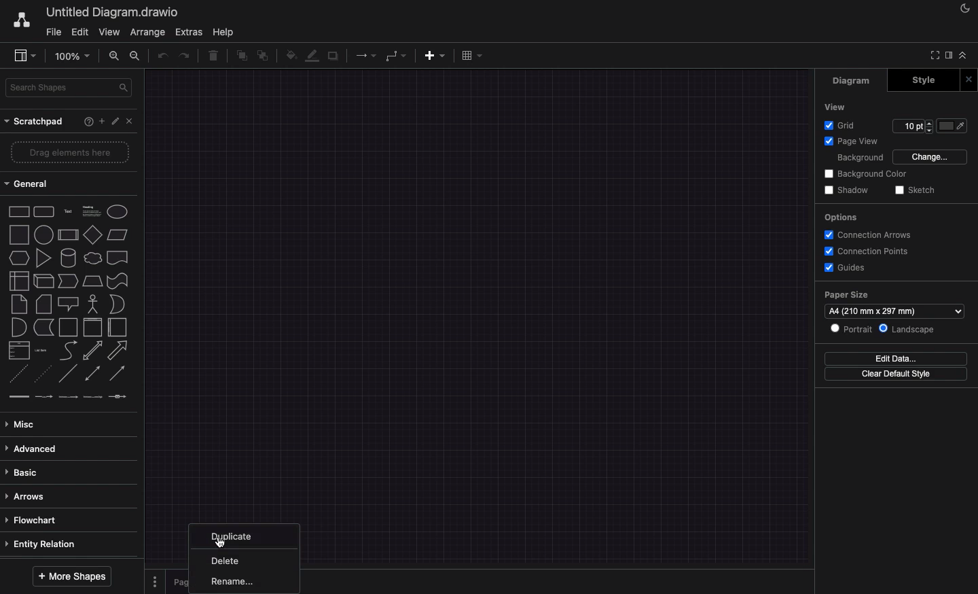 The width and height of the screenshot is (978, 594). What do you see at coordinates (43, 282) in the screenshot?
I see `cube` at bounding box center [43, 282].